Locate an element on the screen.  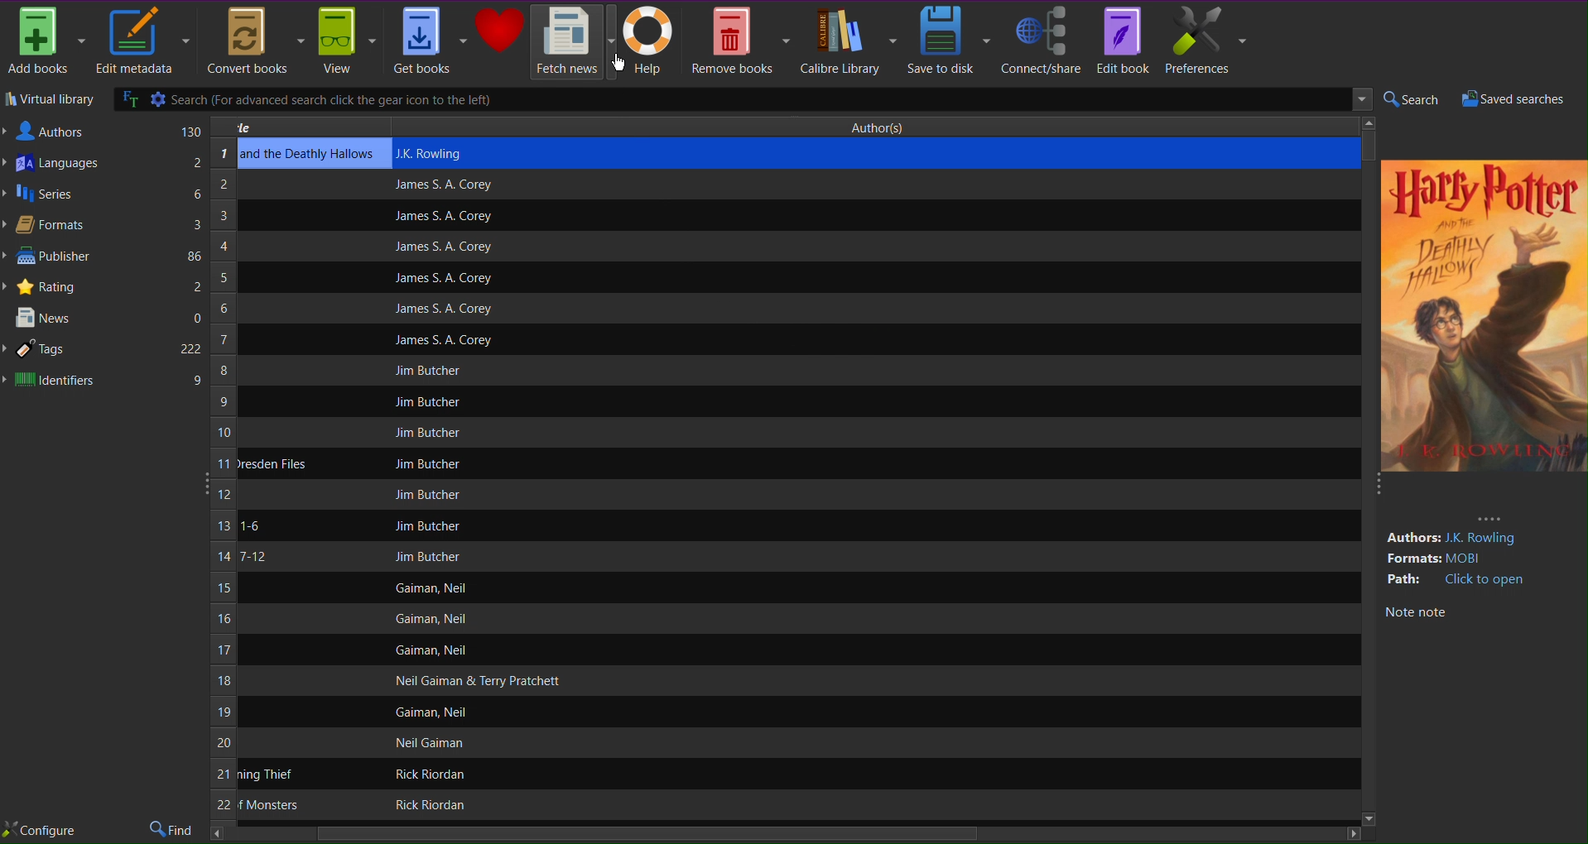
Collapse is located at coordinates (202, 481).